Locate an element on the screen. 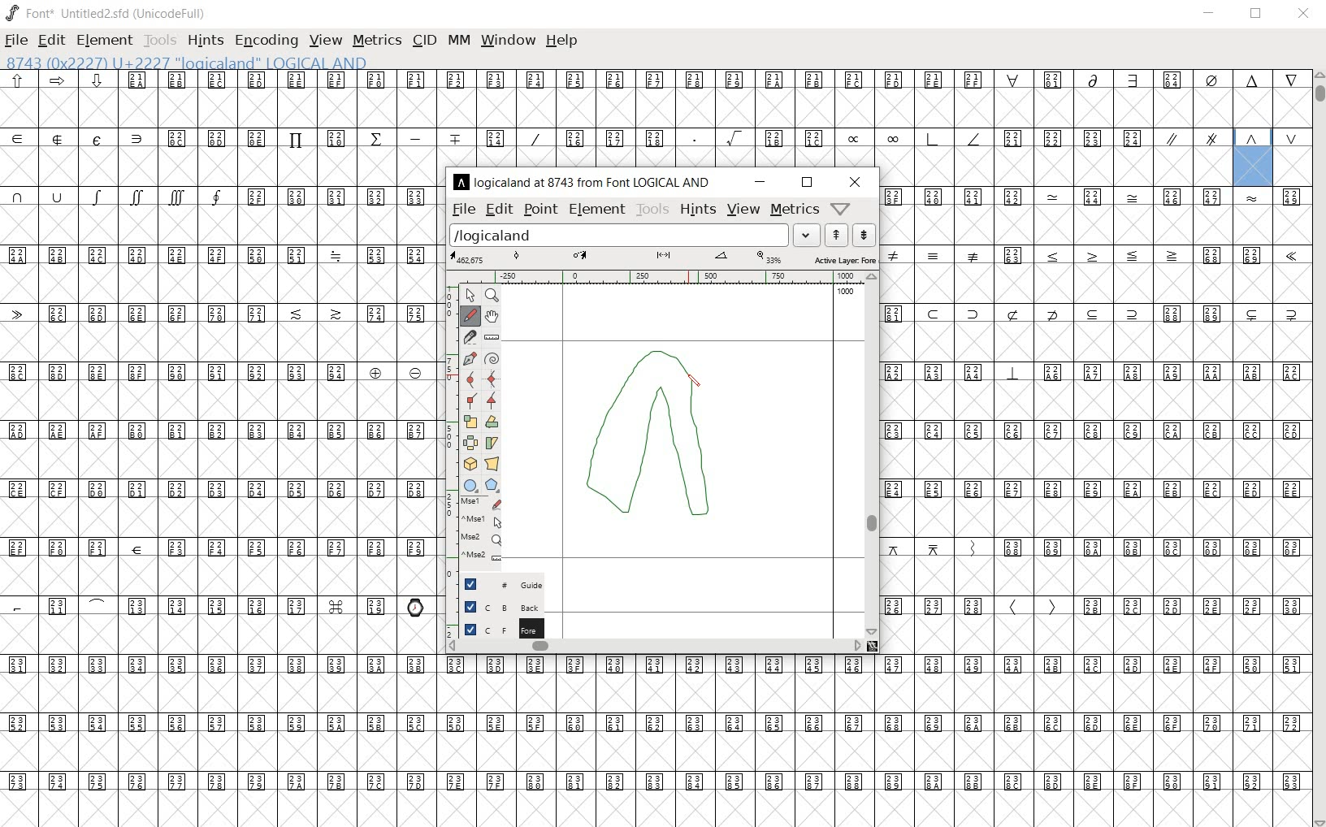  Add a corner point is located at coordinates (492, 400).